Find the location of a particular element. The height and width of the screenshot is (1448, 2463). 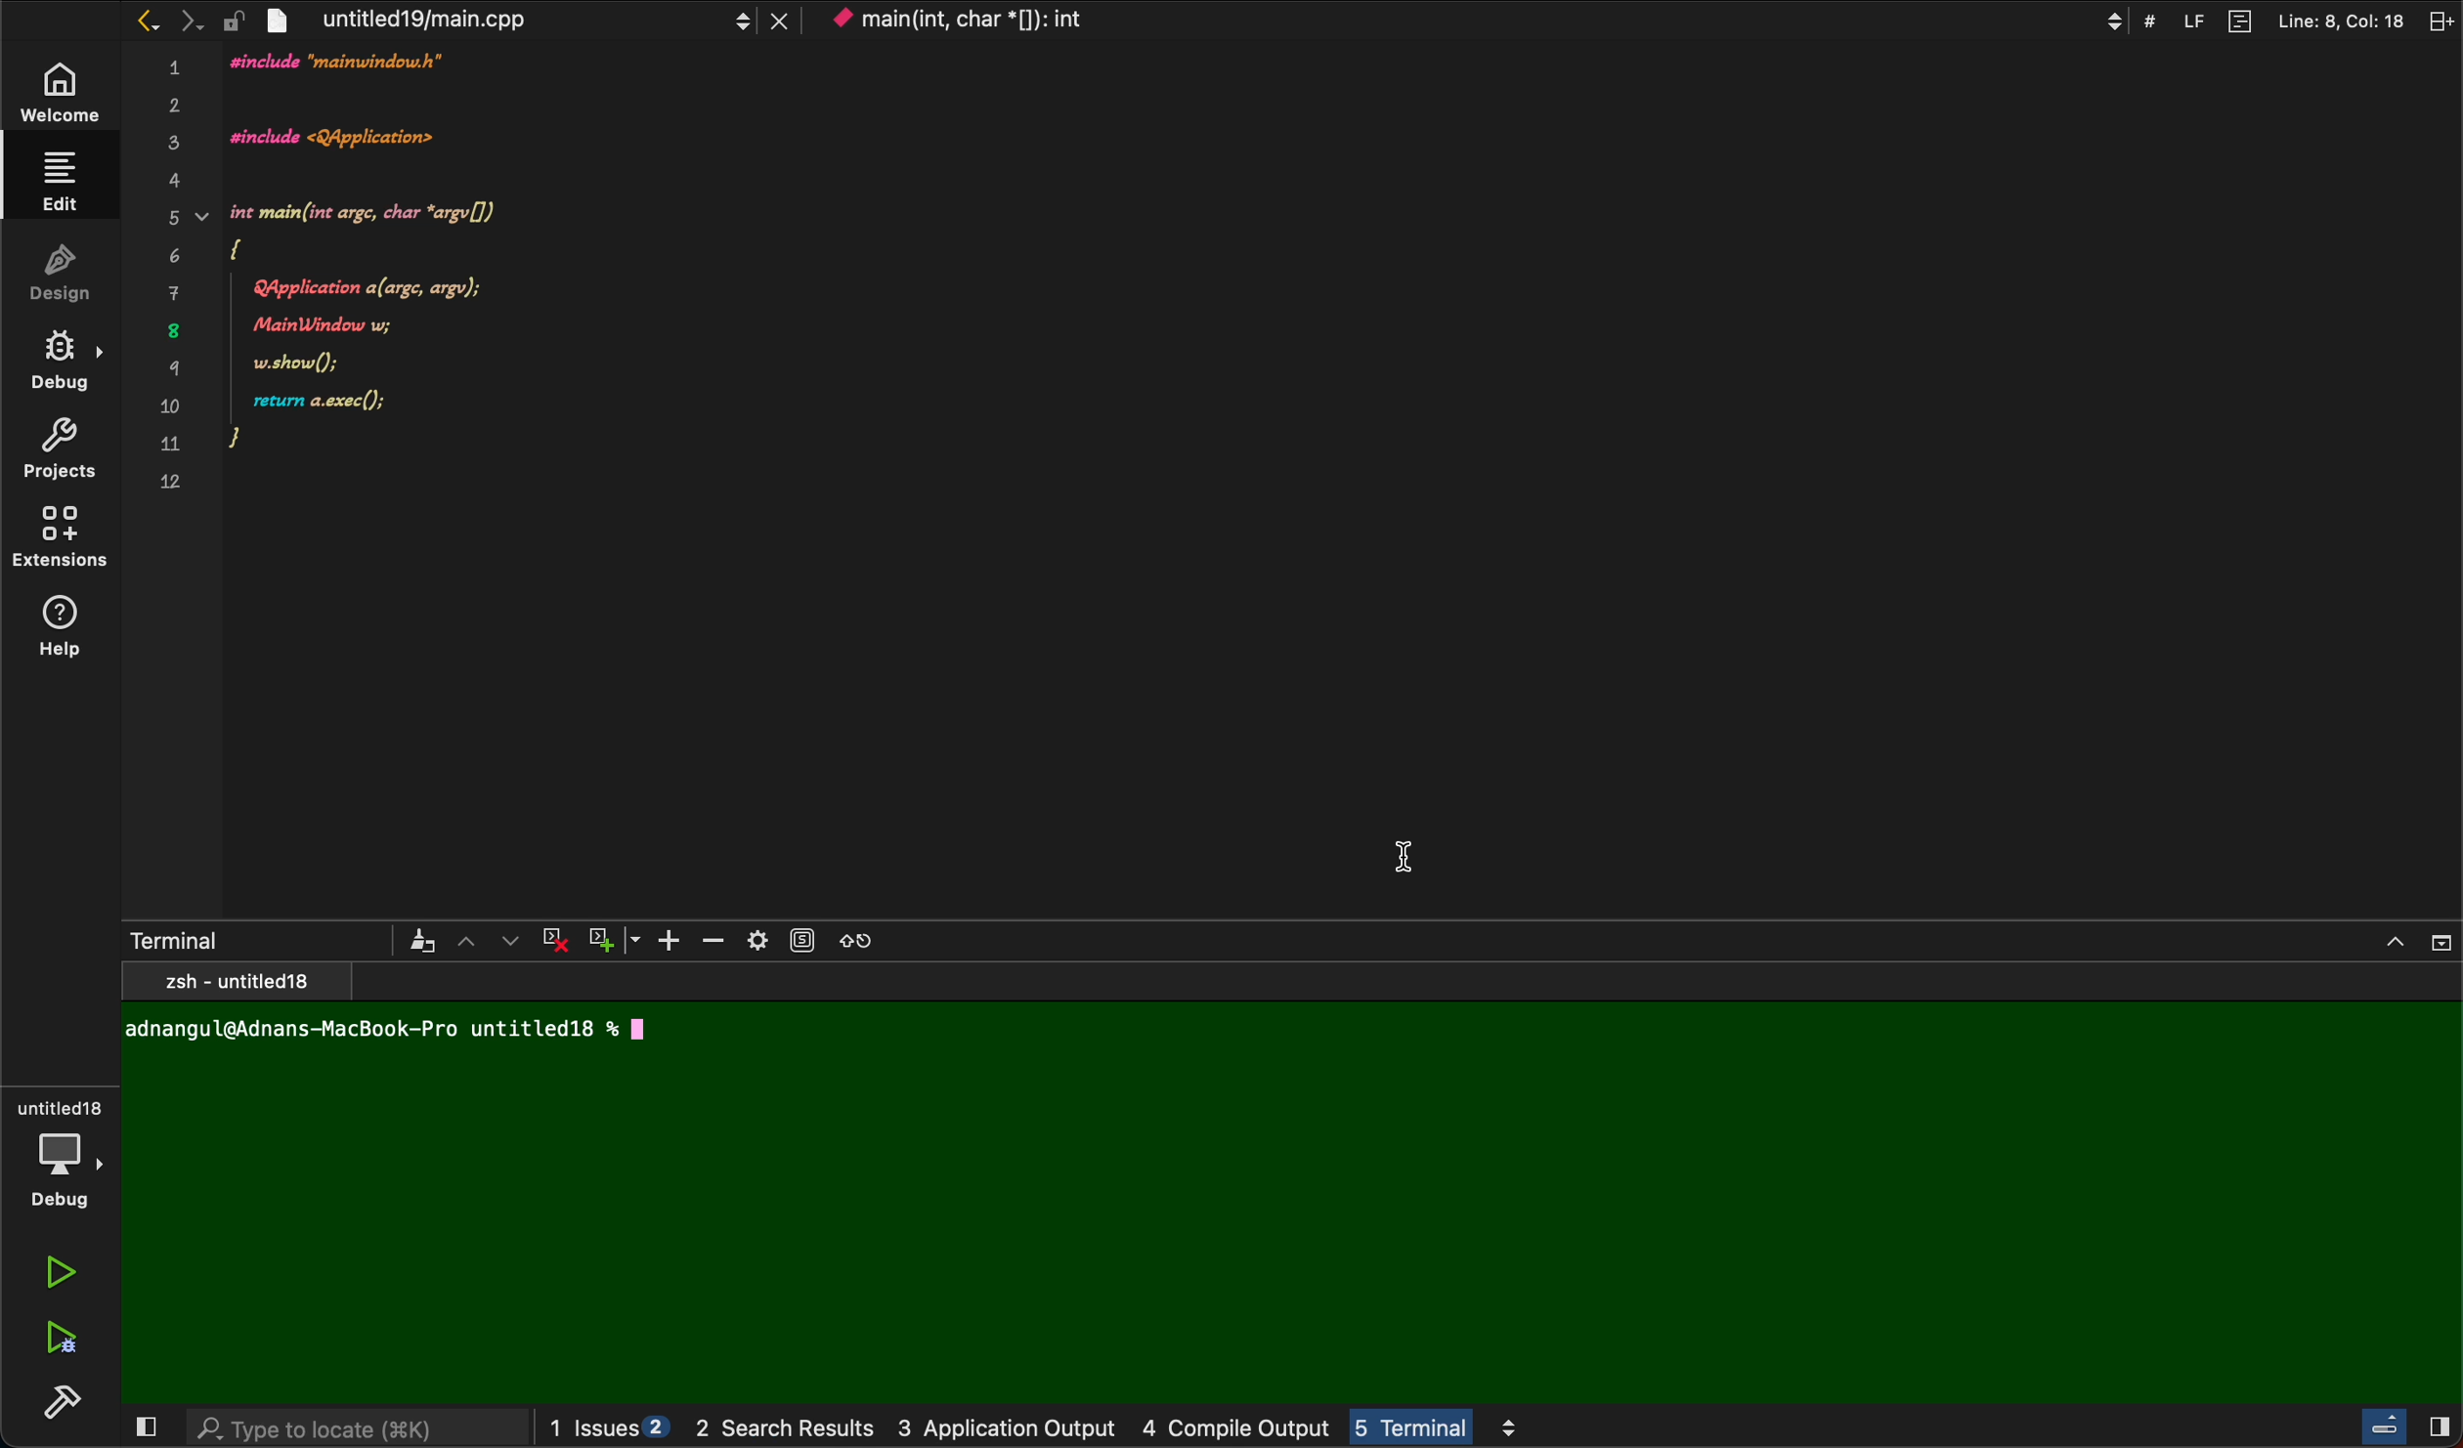

numbers is located at coordinates (172, 286).